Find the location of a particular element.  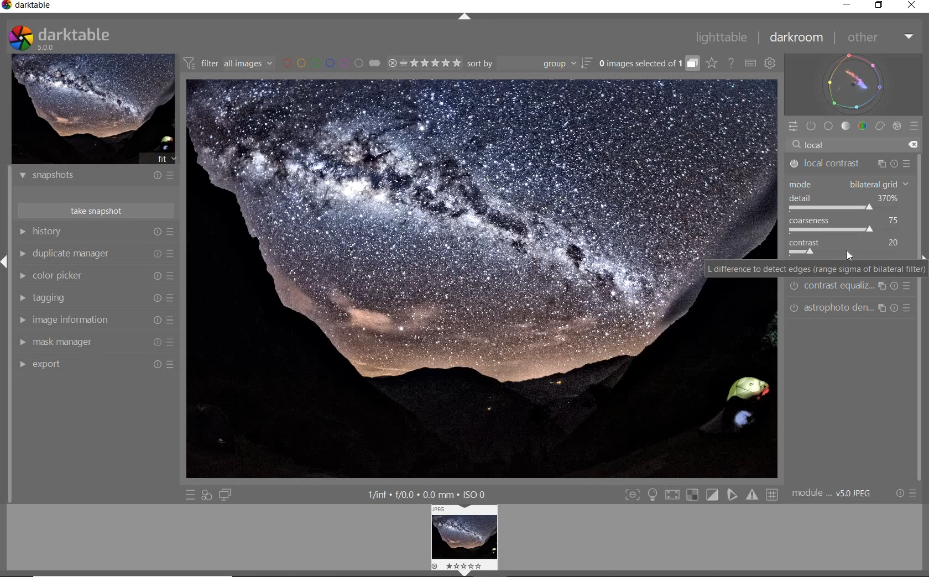

QUICK ACCESS FOR APPLYING ANY OF YOUR STYLES is located at coordinates (206, 495).